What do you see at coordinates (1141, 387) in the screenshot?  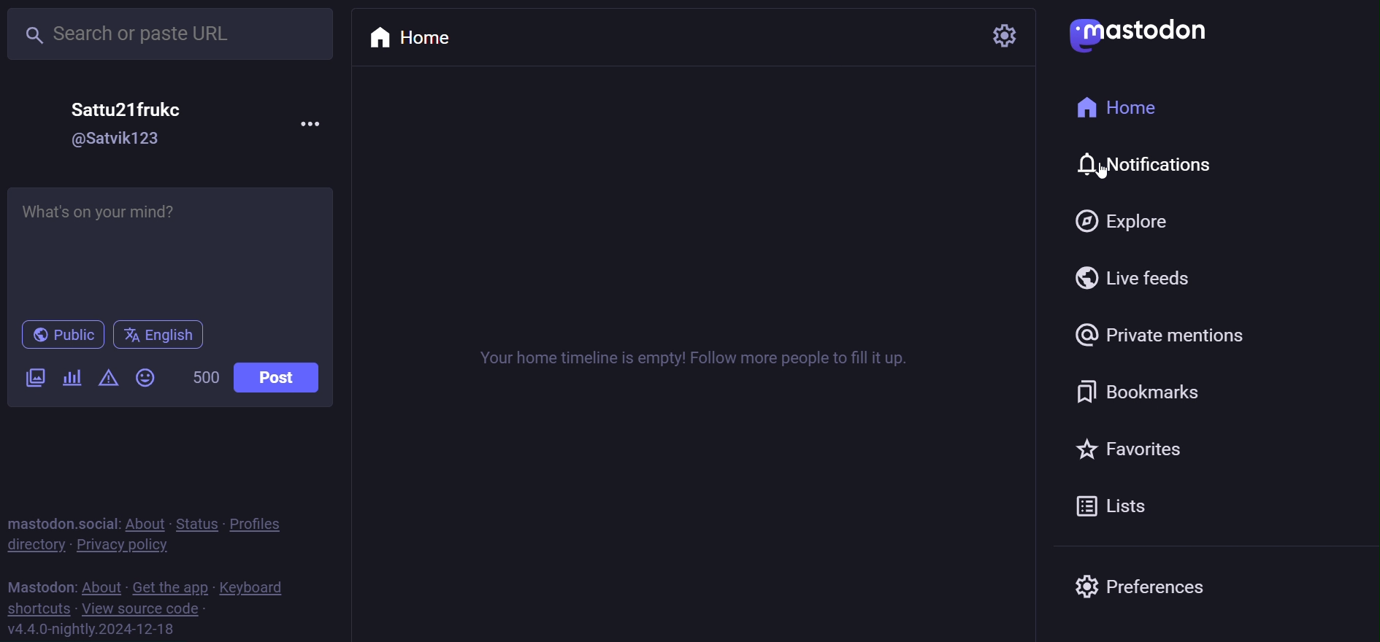 I see `bookmark` at bounding box center [1141, 387].